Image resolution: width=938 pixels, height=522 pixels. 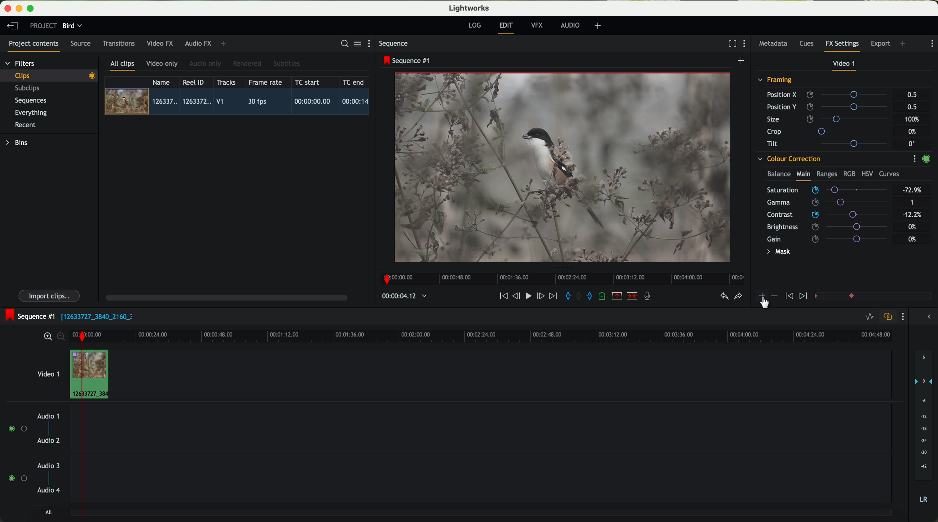 What do you see at coordinates (827, 188) in the screenshot?
I see `mouse up (saturation)` at bounding box center [827, 188].